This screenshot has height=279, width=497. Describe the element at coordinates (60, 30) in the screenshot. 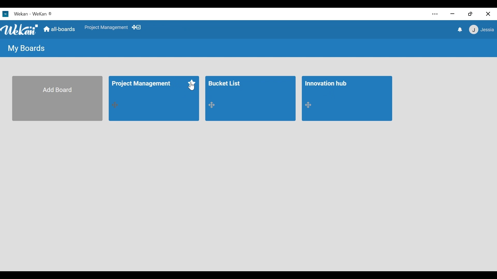

I see `Go to Home View (all-boards)` at that location.